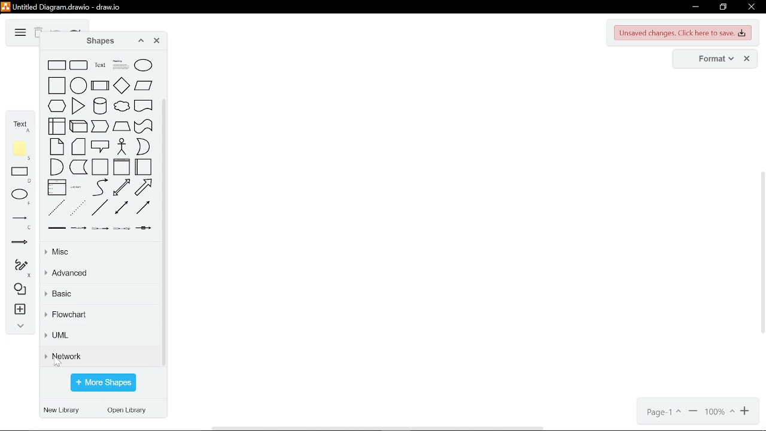 The height and width of the screenshot is (431, 766). Describe the element at coordinates (57, 65) in the screenshot. I see `rectangle` at that location.